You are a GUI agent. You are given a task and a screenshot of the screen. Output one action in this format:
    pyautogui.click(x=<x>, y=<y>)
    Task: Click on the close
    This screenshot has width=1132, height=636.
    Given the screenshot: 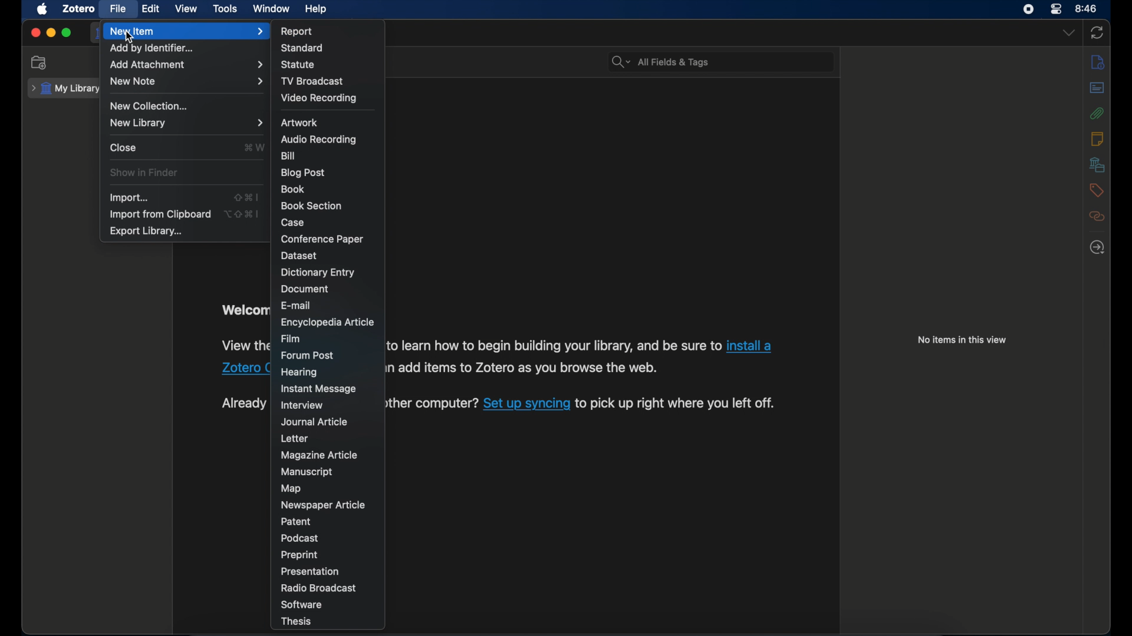 What is the action you would take?
    pyautogui.click(x=35, y=32)
    